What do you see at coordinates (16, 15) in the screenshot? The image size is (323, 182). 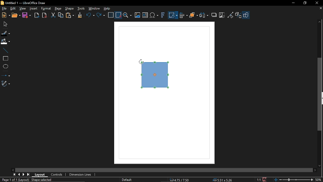 I see `Open` at bounding box center [16, 15].